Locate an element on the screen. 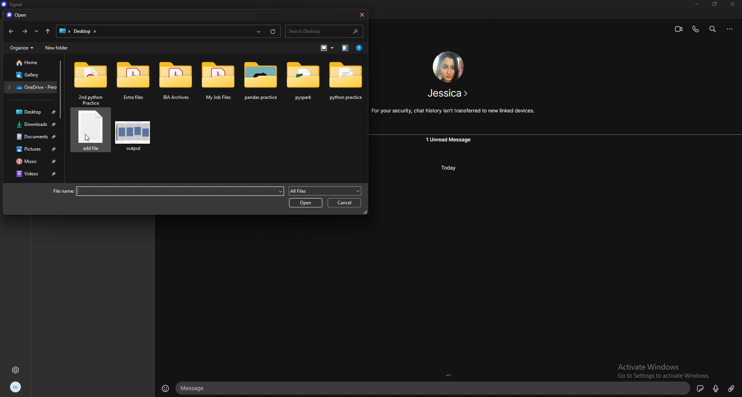 The image size is (742, 397). all files is located at coordinates (325, 191).